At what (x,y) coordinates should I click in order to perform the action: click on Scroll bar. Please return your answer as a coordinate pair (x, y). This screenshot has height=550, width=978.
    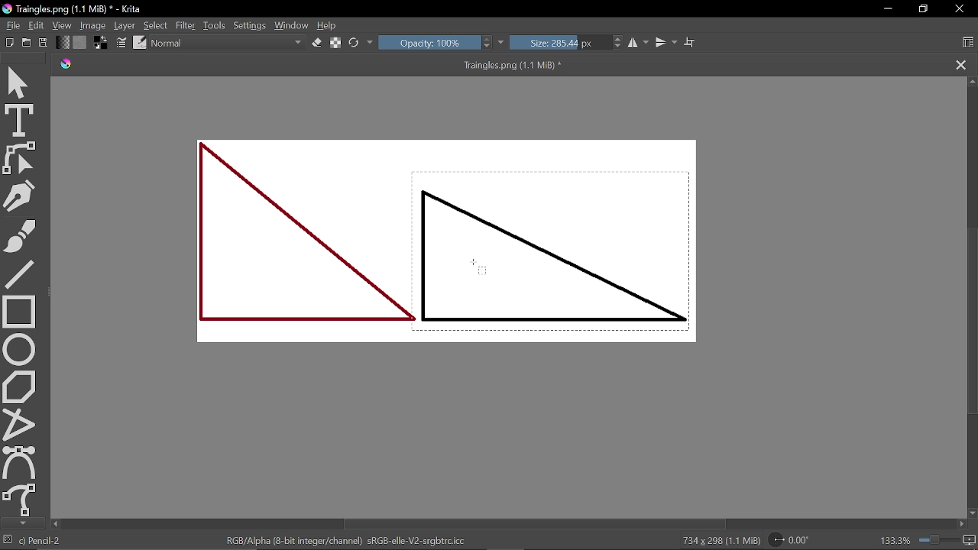
    Looking at the image, I should click on (505, 524).